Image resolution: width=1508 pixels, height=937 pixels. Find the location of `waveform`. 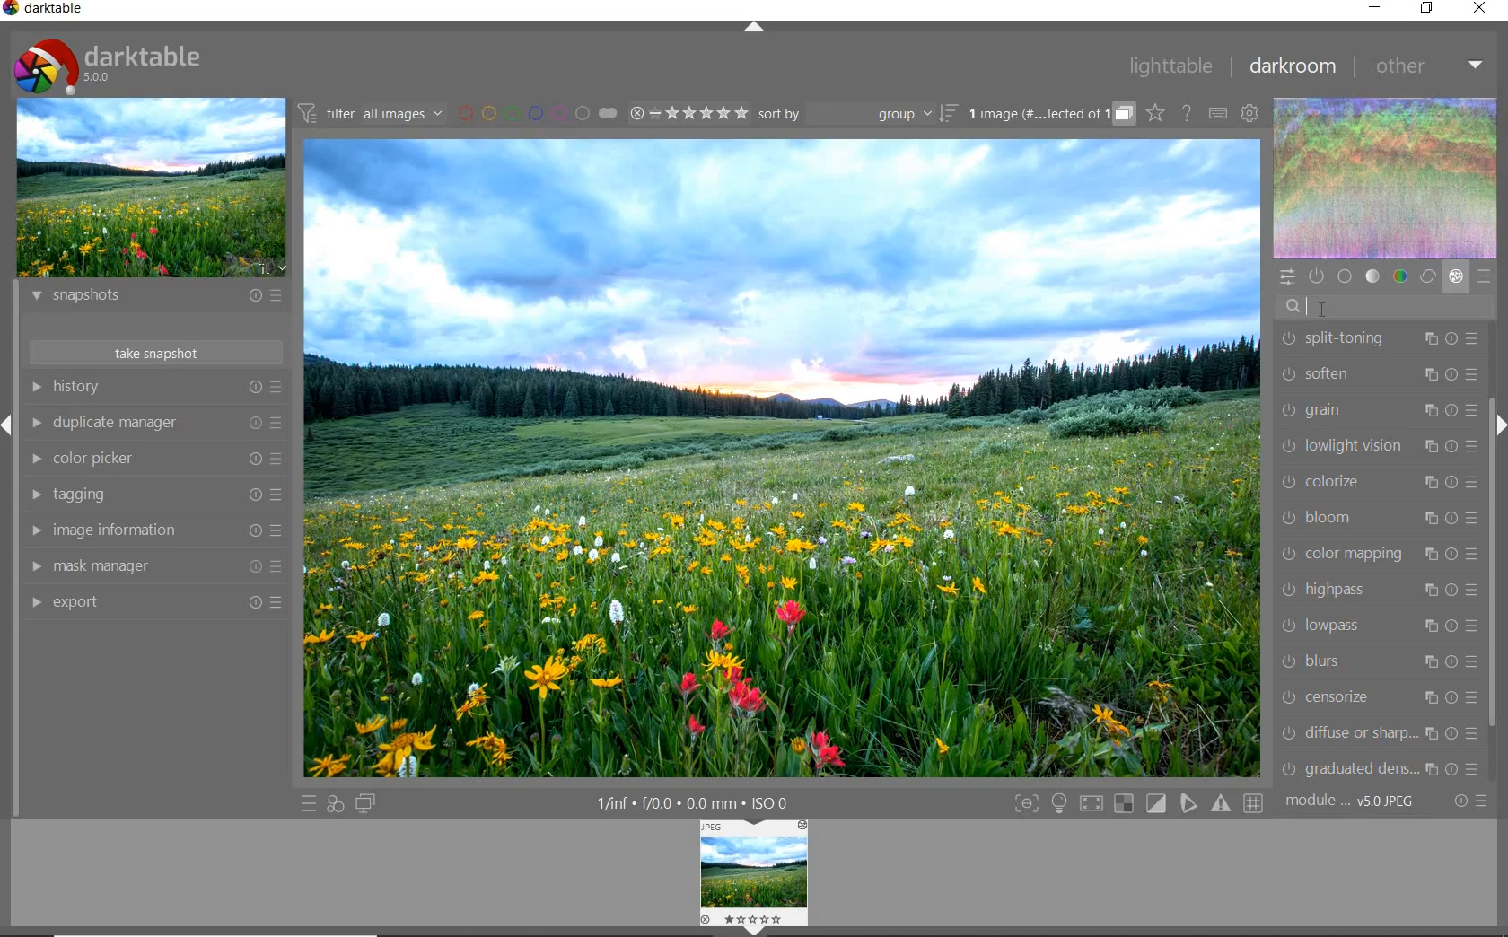

waveform is located at coordinates (1387, 179).